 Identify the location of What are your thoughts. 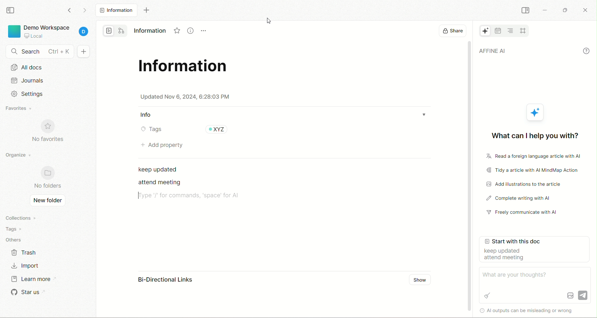
(517, 275).